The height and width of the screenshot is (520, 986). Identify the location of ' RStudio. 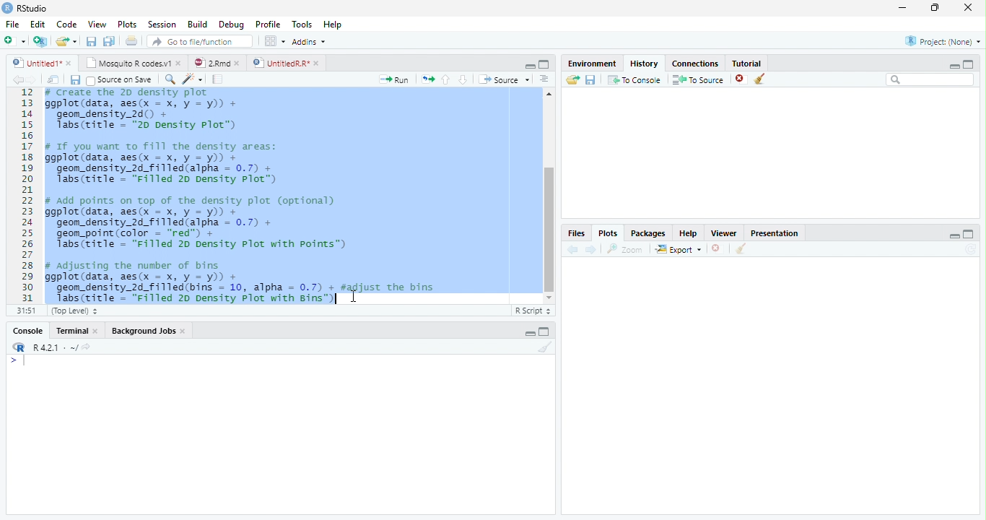
(25, 9).